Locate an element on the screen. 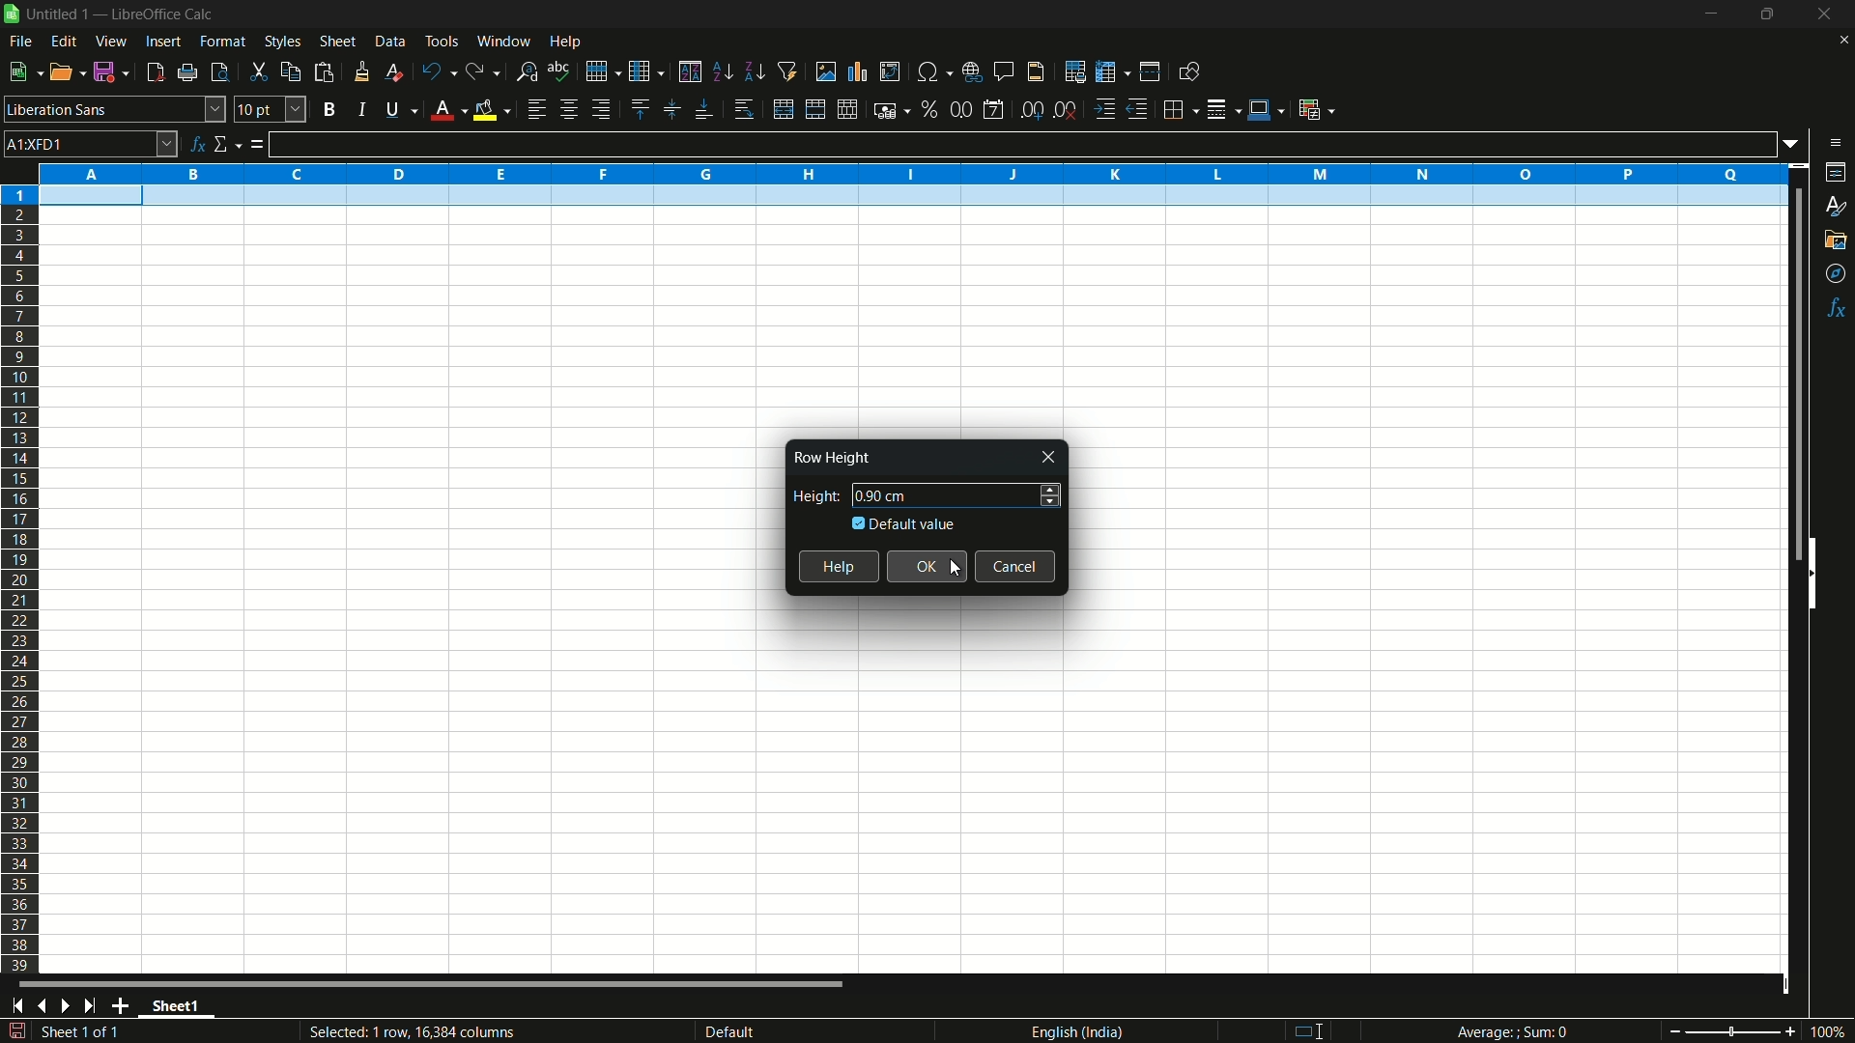  clear direct formatting is located at coordinates (391, 71).